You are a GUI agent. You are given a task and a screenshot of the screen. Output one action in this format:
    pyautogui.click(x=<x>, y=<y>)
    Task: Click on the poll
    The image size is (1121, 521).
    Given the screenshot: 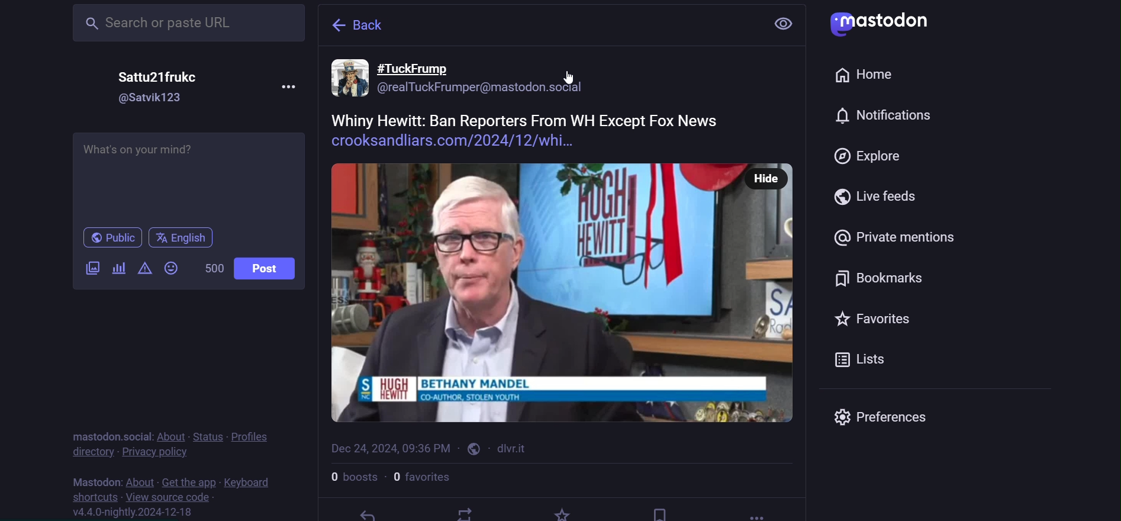 What is the action you would take?
    pyautogui.click(x=119, y=267)
    